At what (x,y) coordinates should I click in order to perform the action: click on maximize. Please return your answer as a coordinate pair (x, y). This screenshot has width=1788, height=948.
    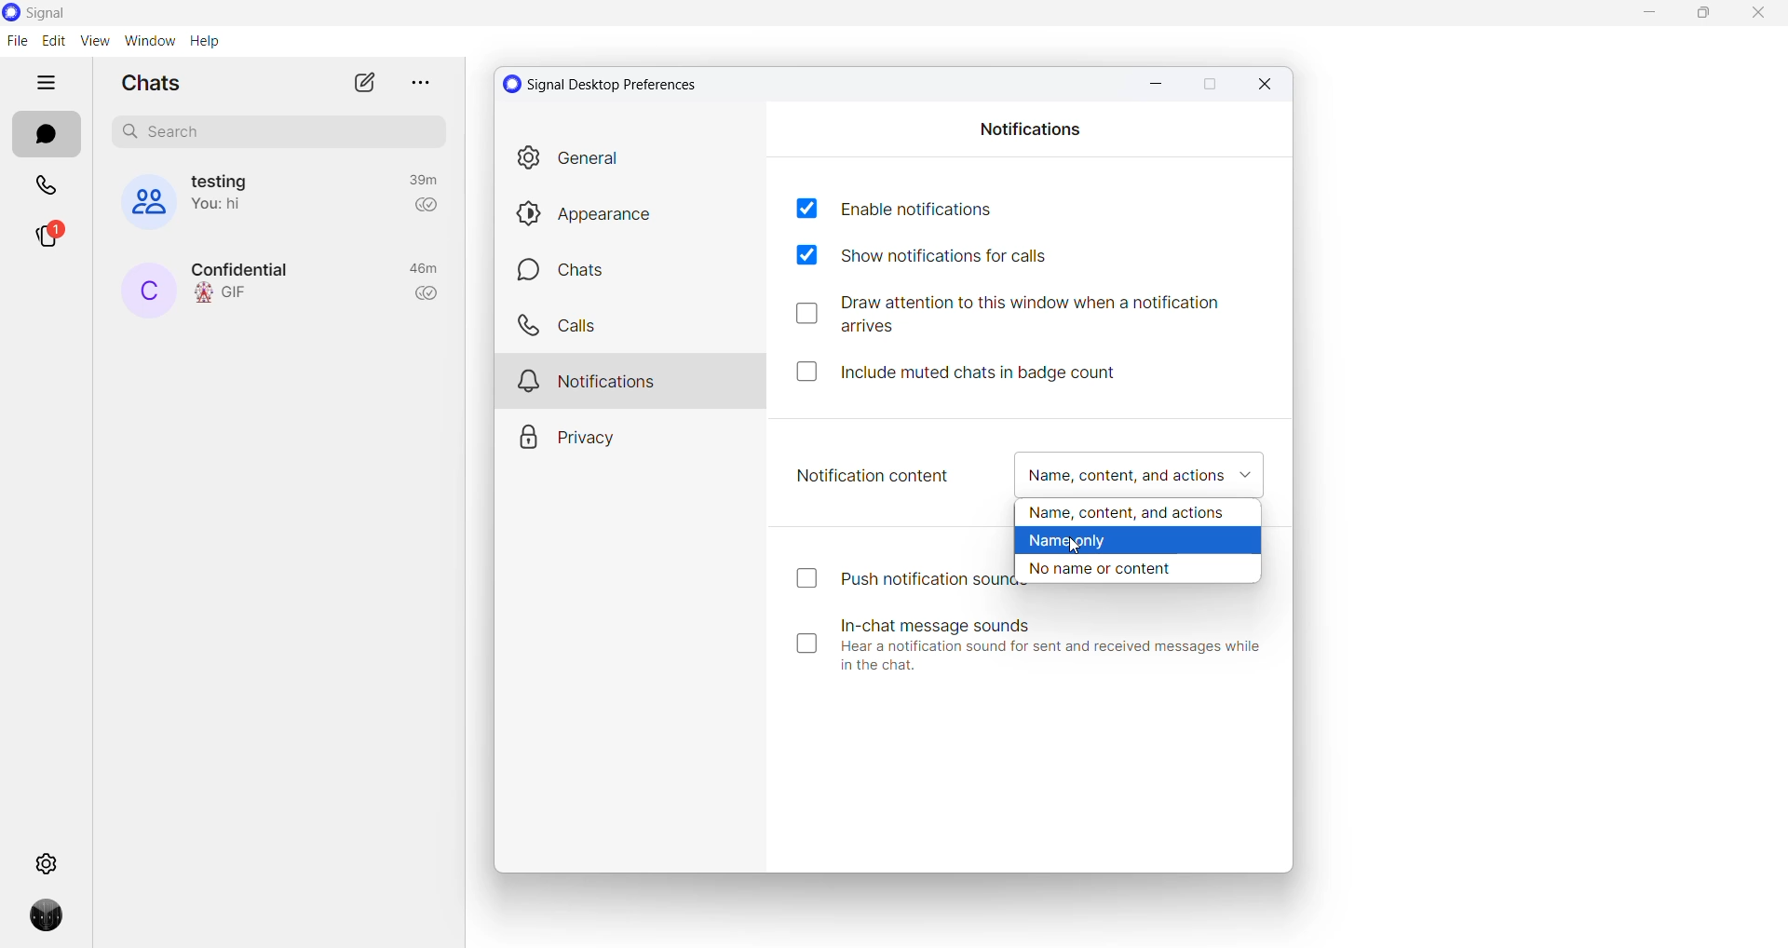
    Looking at the image, I should click on (1703, 17).